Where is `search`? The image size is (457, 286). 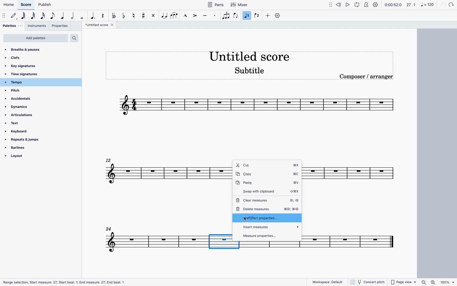 search is located at coordinates (76, 39).